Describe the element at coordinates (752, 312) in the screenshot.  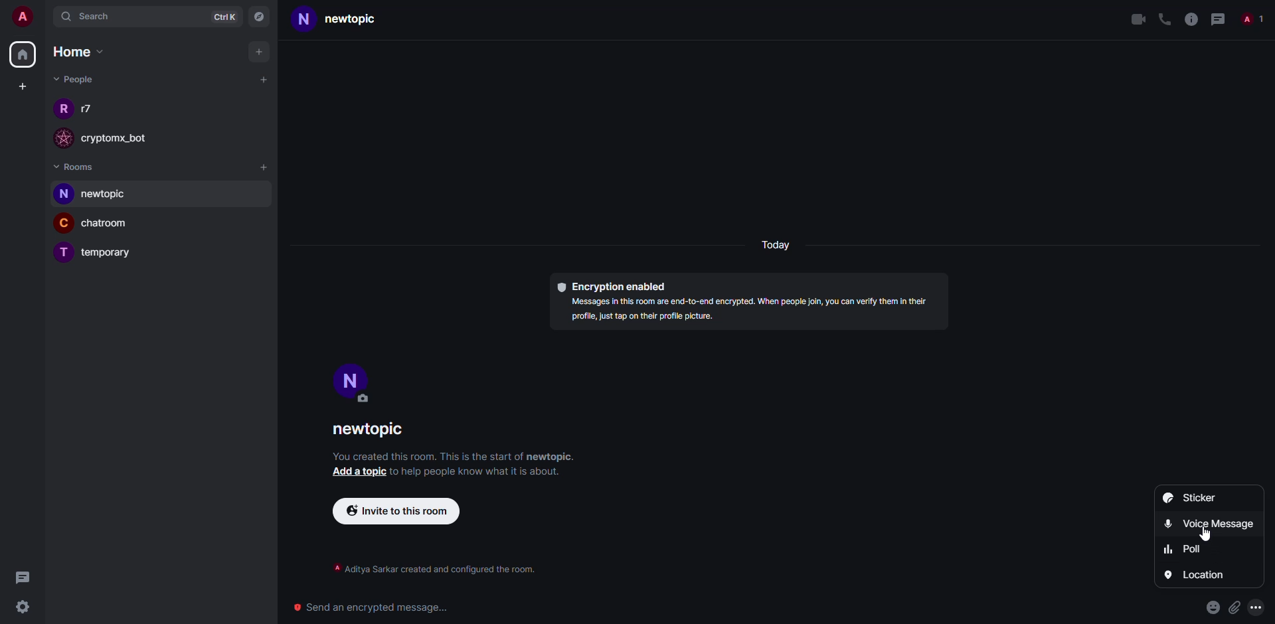
I see `info` at that location.